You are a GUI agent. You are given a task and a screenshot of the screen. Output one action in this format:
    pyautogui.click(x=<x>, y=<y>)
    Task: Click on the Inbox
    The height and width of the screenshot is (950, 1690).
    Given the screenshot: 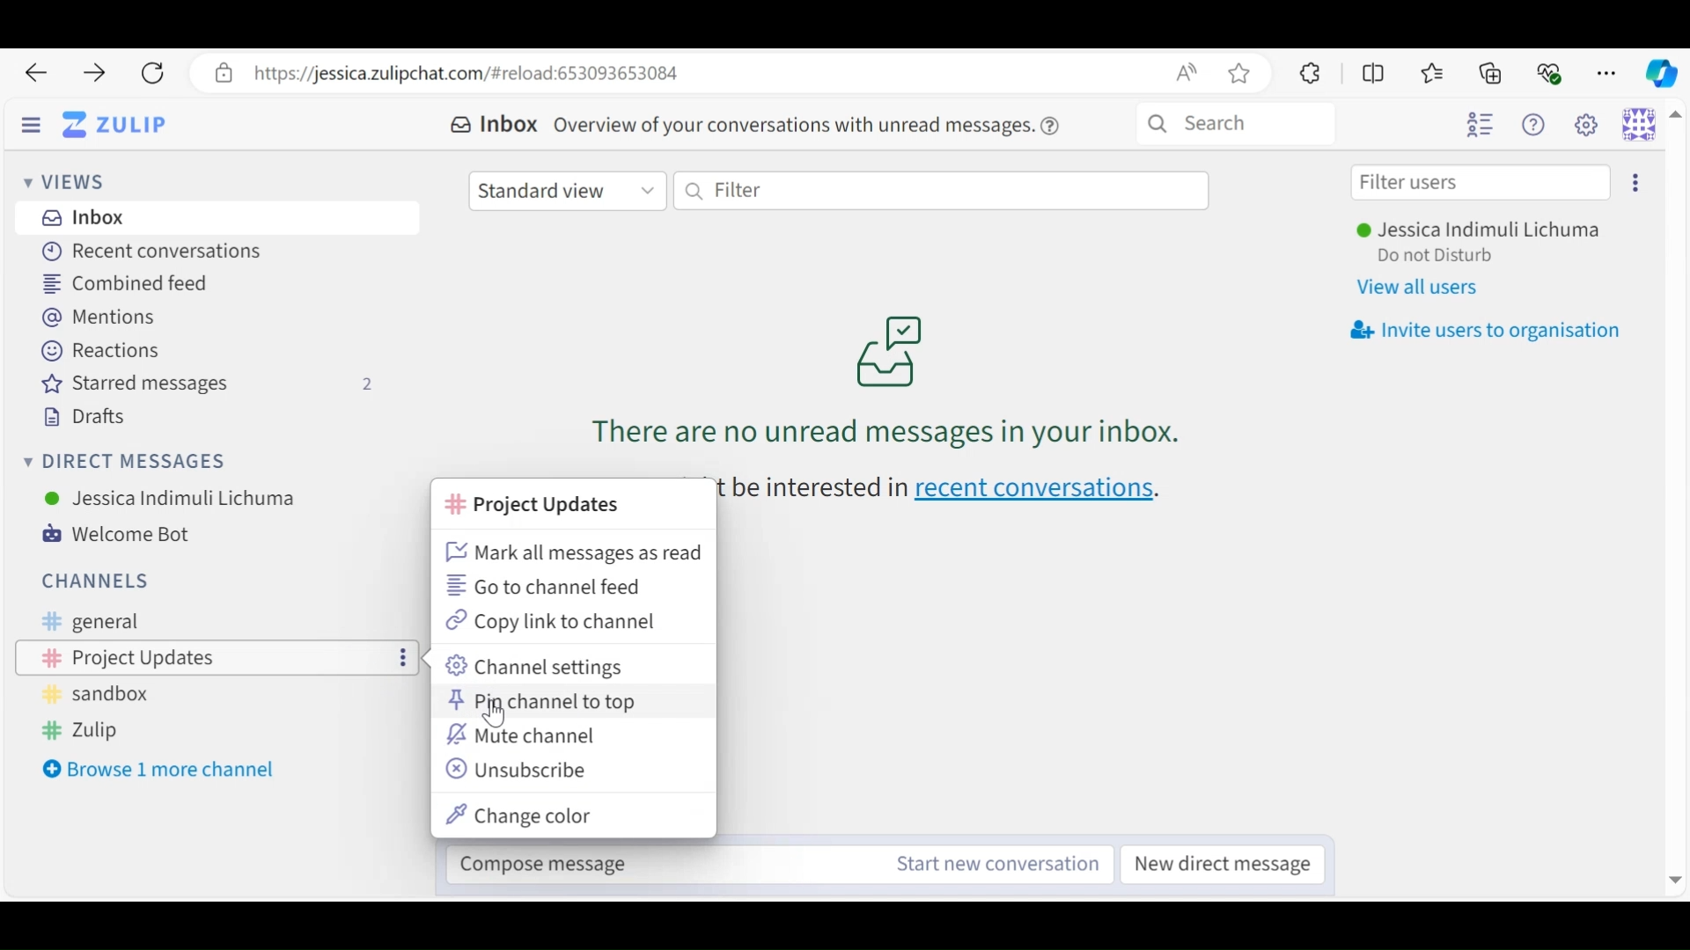 What is the action you would take?
    pyautogui.click(x=83, y=217)
    